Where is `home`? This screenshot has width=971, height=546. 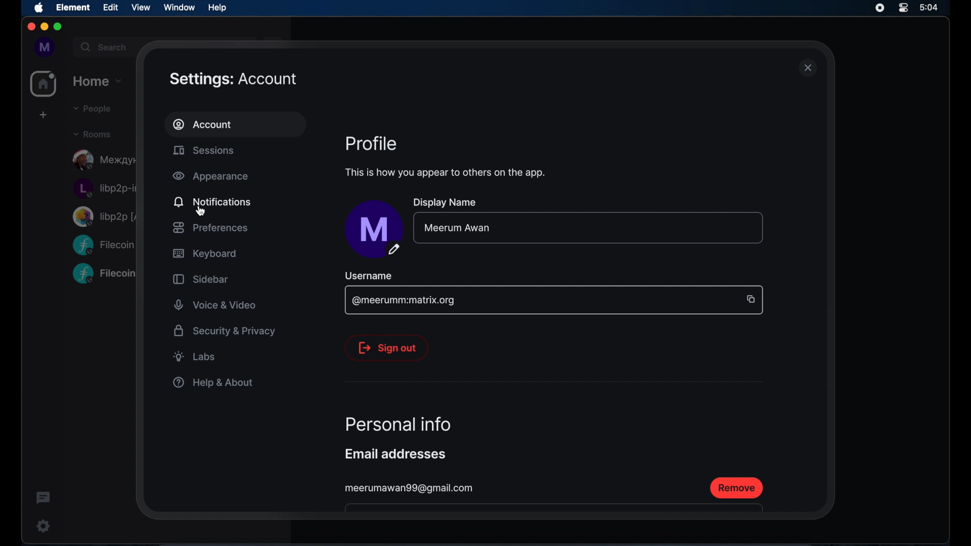 home is located at coordinates (98, 80).